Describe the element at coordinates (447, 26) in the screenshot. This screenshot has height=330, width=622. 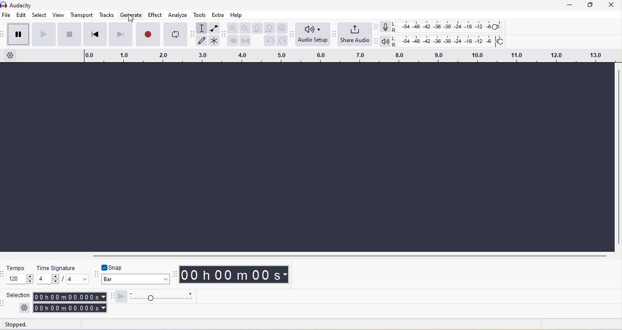
I see `recording level` at that location.